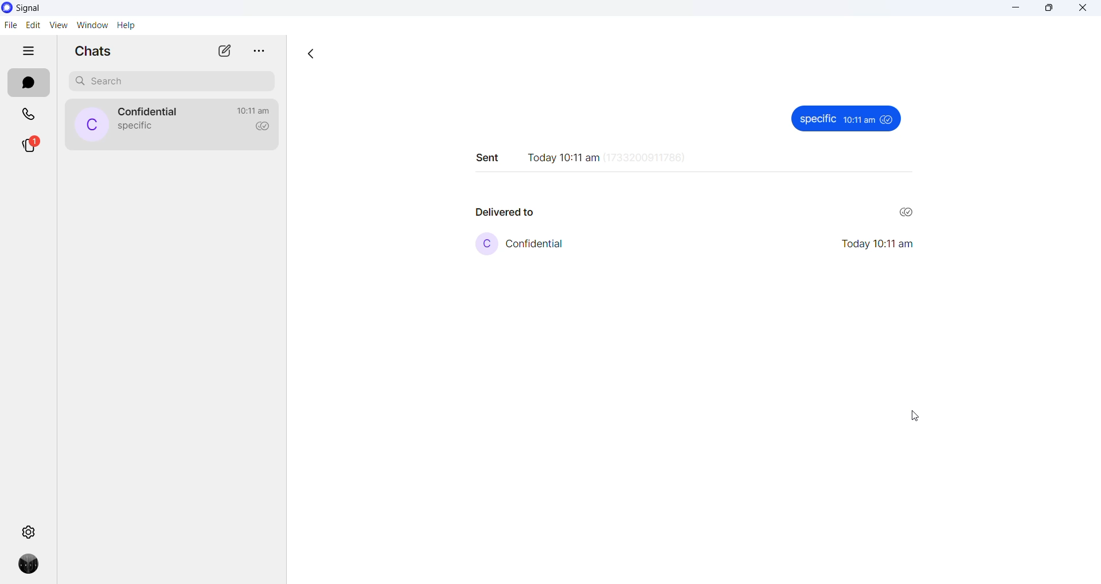 This screenshot has height=584, width=1101. What do you see at coordinates (149, 112) in the screenshot?
I see `contact name` at bounding box center [149, 112].